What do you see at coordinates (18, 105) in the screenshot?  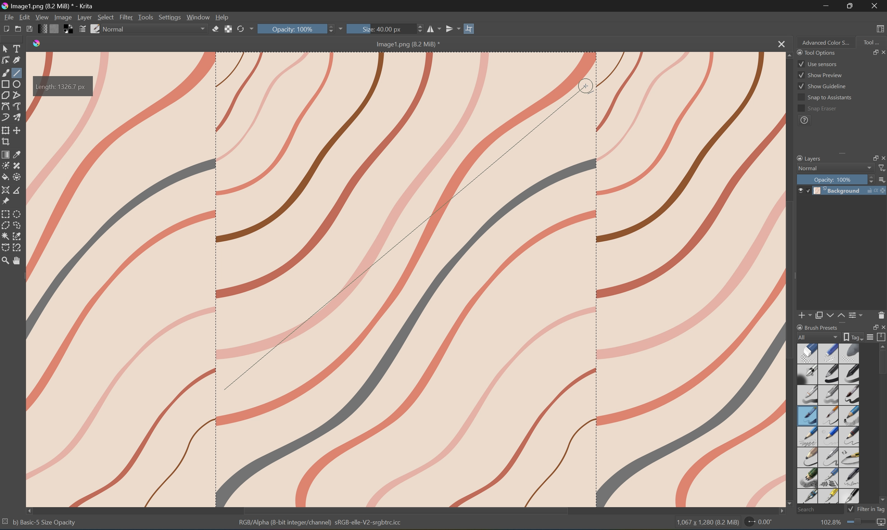 I see `Freehand path tool` at bounding box center [18, 105].